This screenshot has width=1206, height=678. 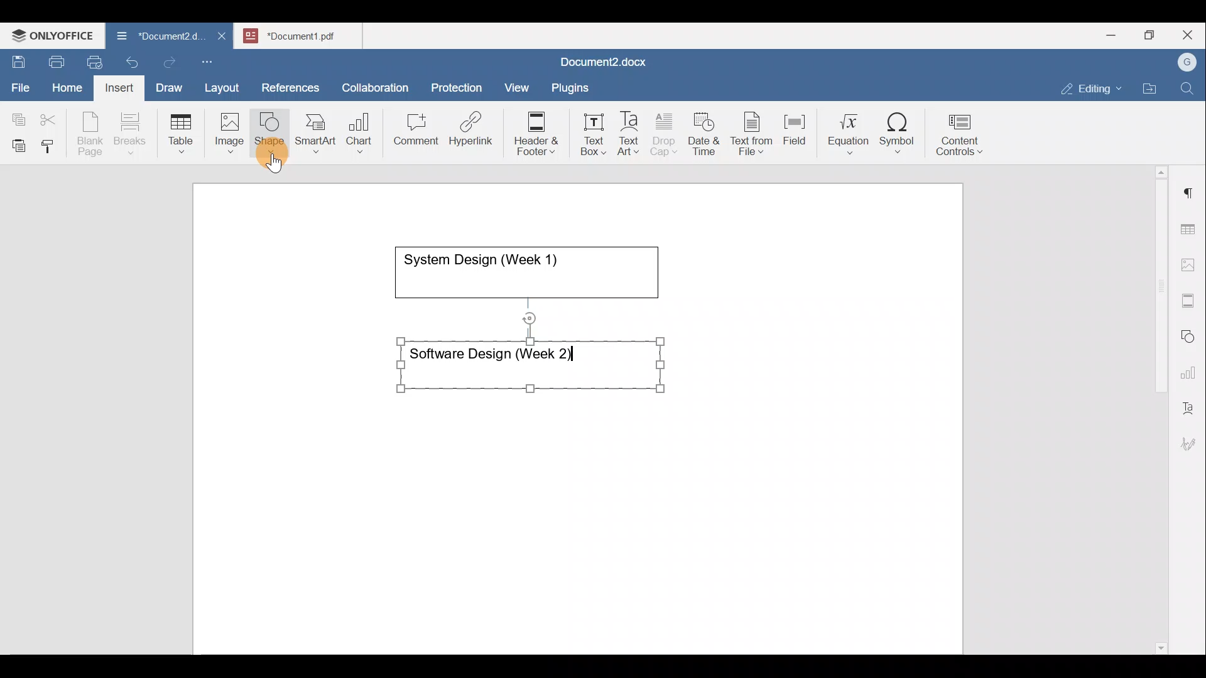 What do you see at coordinates (225, 85) in the screenshot?
I see `Layout` at bounding box center [225, 85].